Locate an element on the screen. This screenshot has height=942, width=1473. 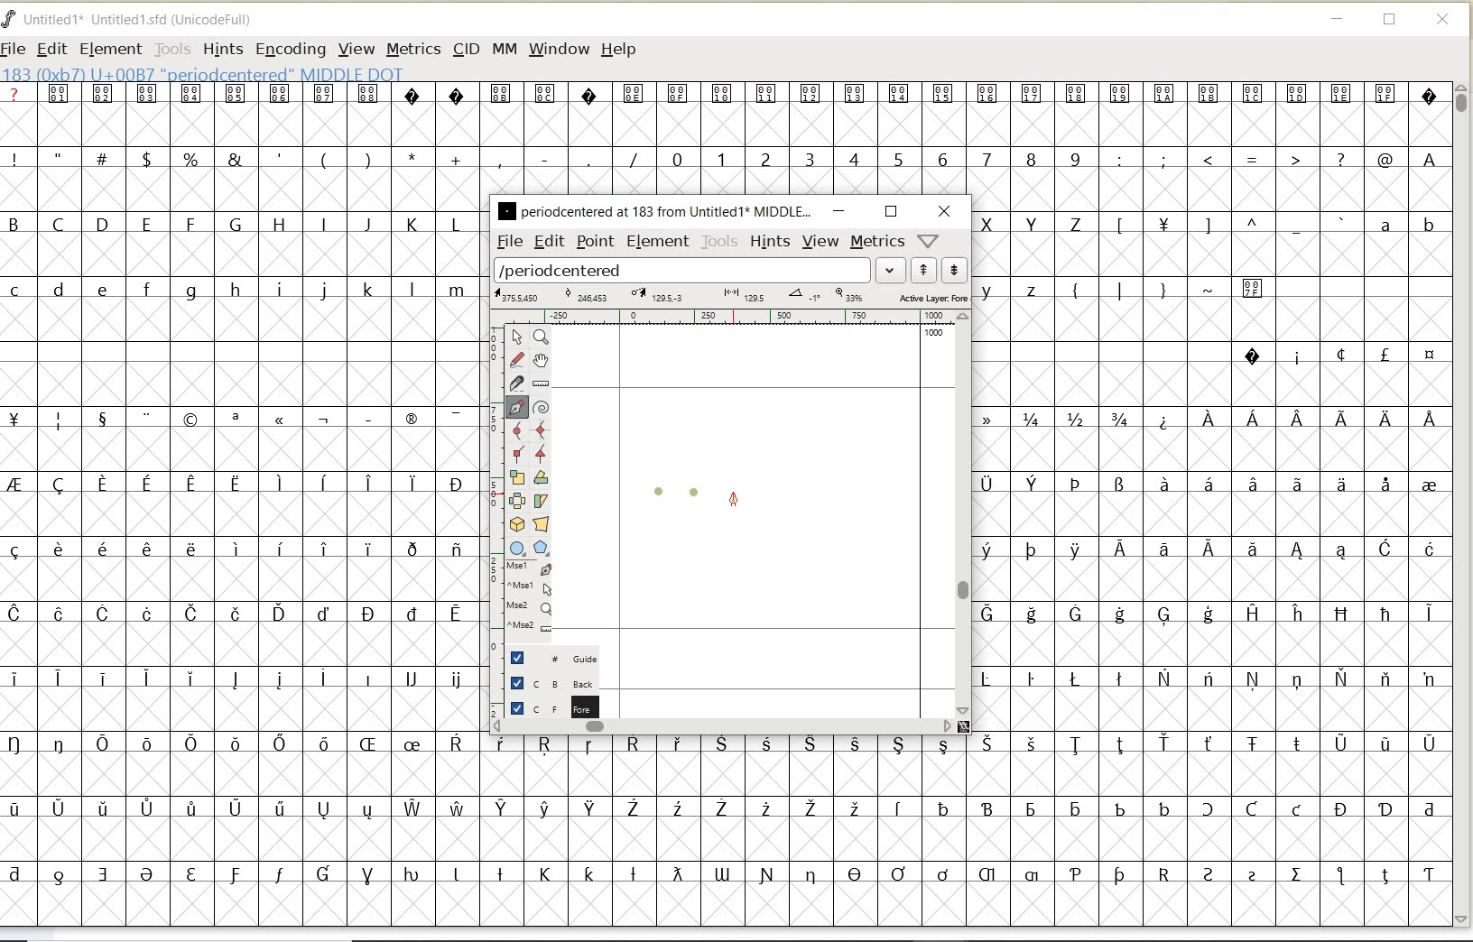
active layer is located at coordinates (729, 297).